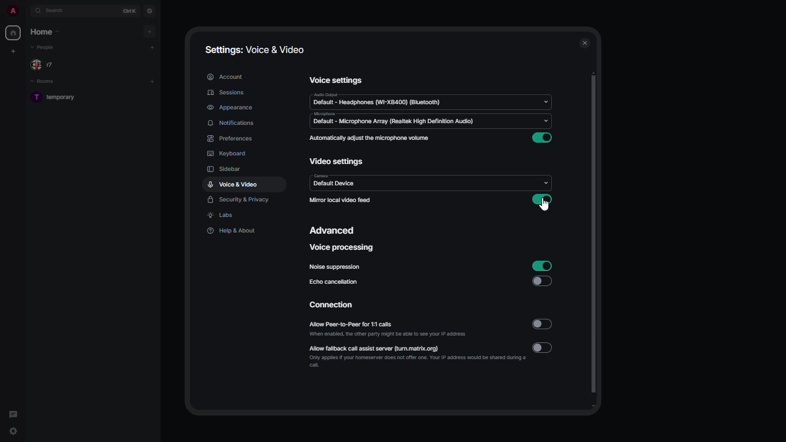 The height and width of the screenshot is (442, 786). I want to click on mirror local video feed, so click(340, 200).